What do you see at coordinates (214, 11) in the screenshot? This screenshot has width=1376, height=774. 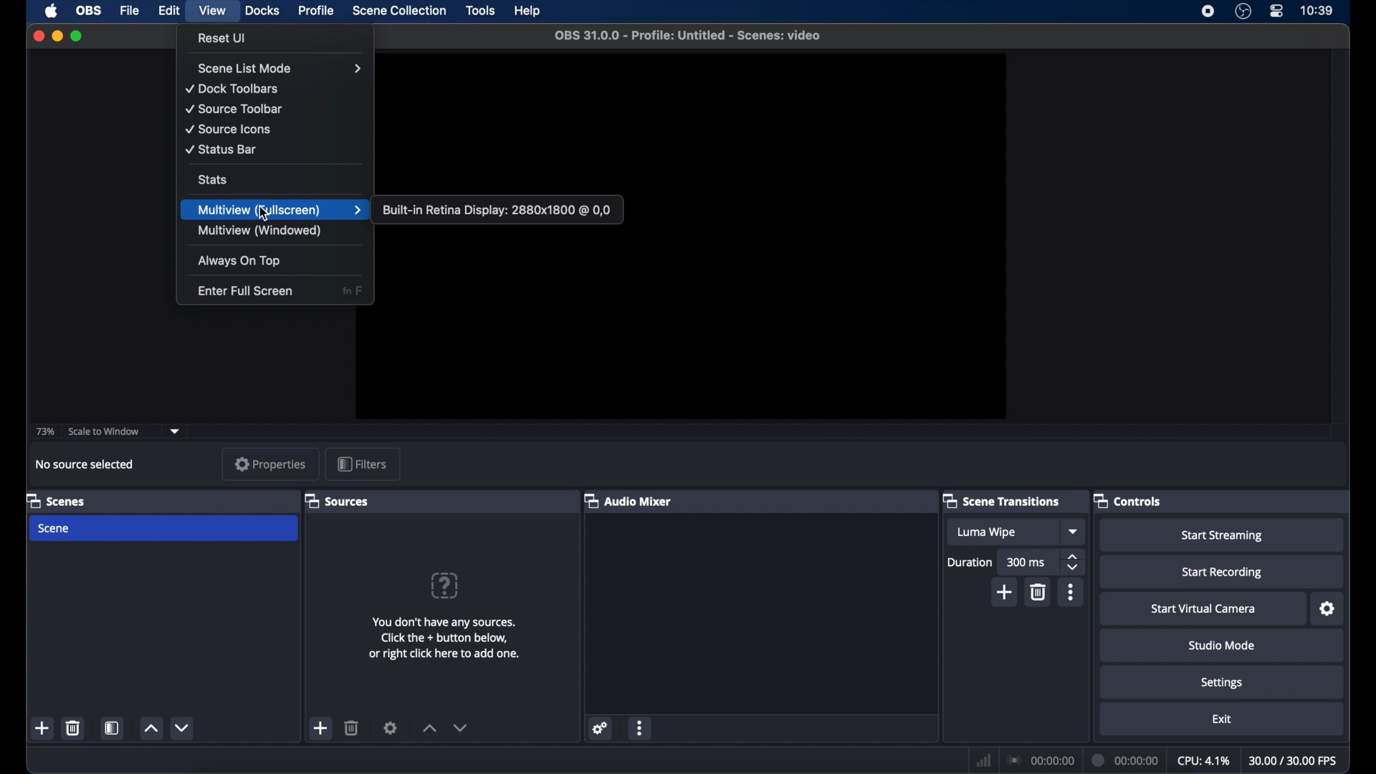 I see `view` at bounding box center [214, 11].